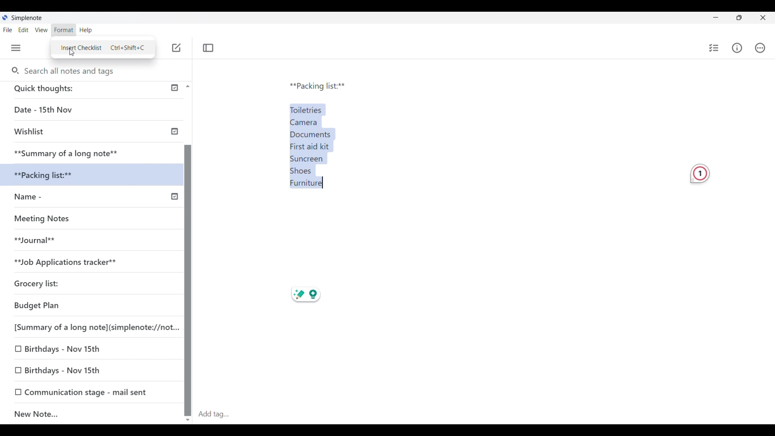  I want to click on New note added, so click(84, 414).